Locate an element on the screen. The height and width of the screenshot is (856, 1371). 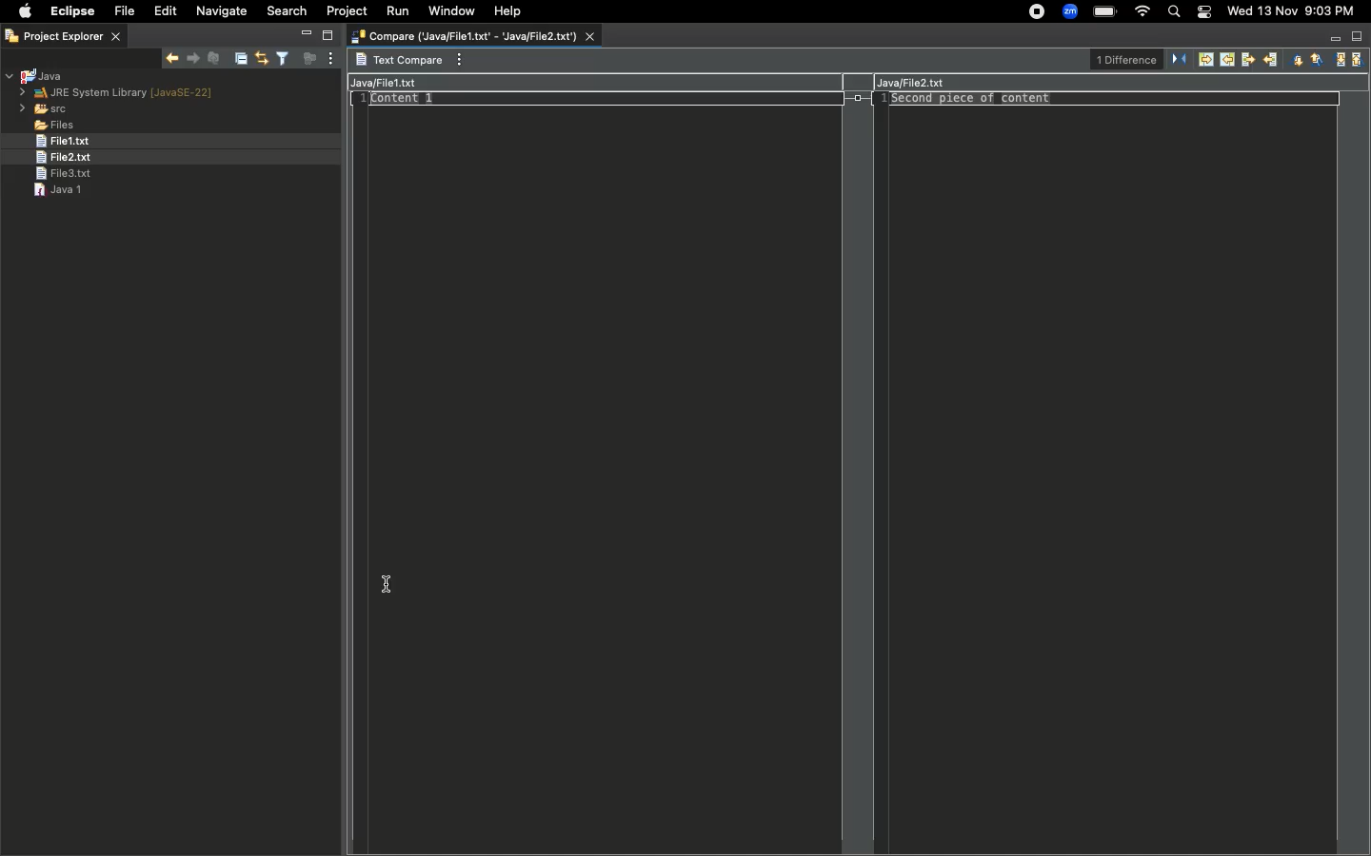
Run is located at coordinates (396, 11).